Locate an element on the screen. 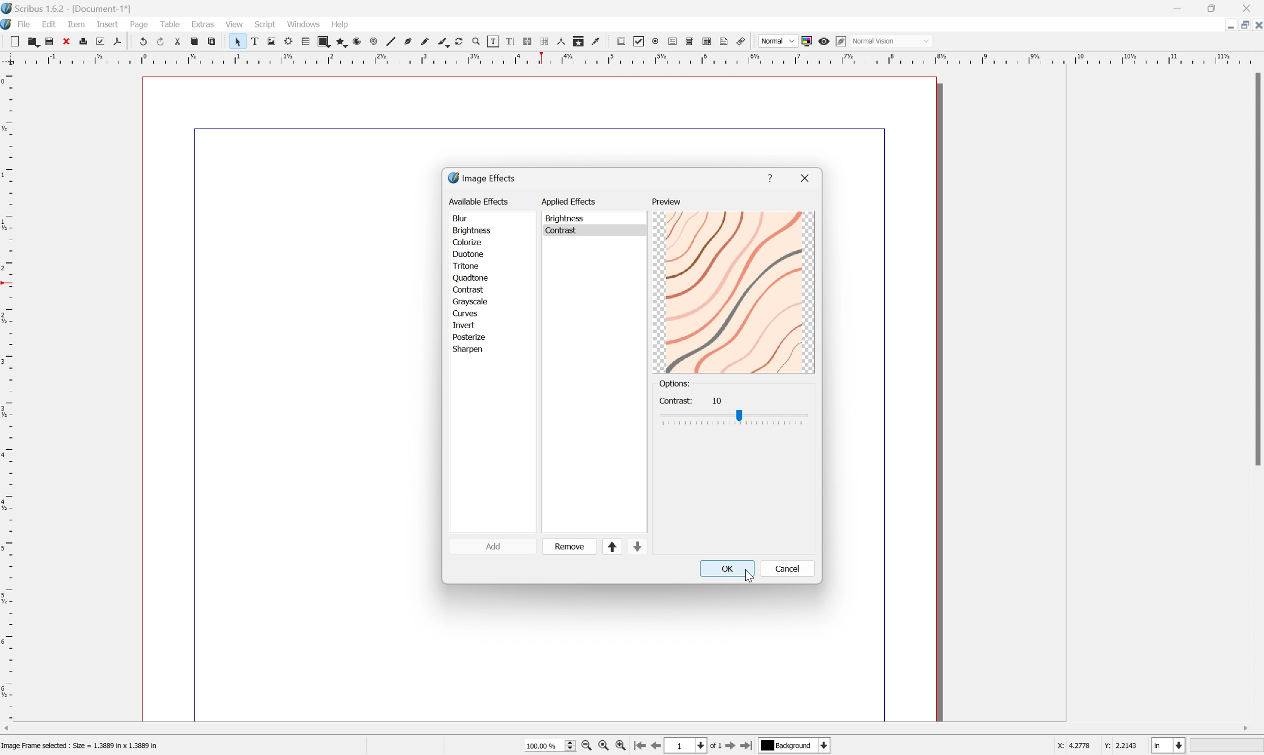 The image size is (1264, 755). Calligraphic line is located at coordinates (446, 43).